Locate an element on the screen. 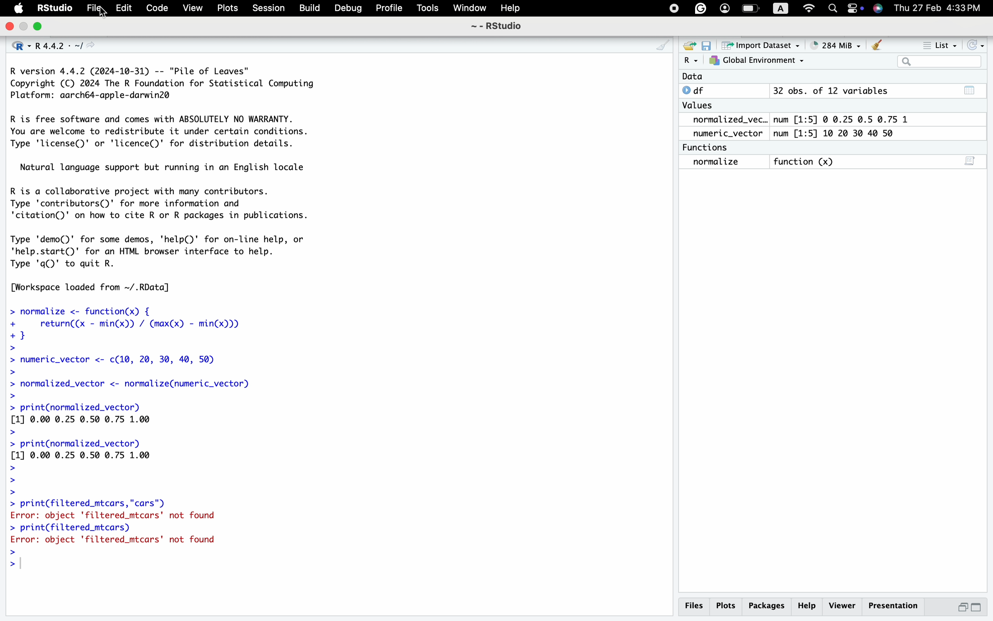 The image size is (993, 621). apple logo is located at coordinates (19, 7).